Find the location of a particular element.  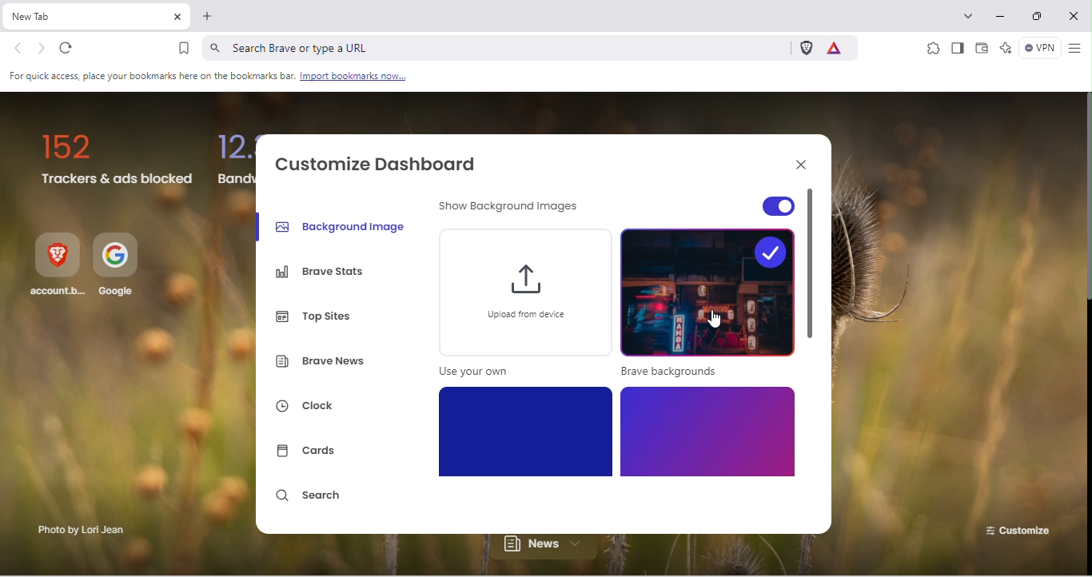

Customize is located at coordinates (1015, 527).